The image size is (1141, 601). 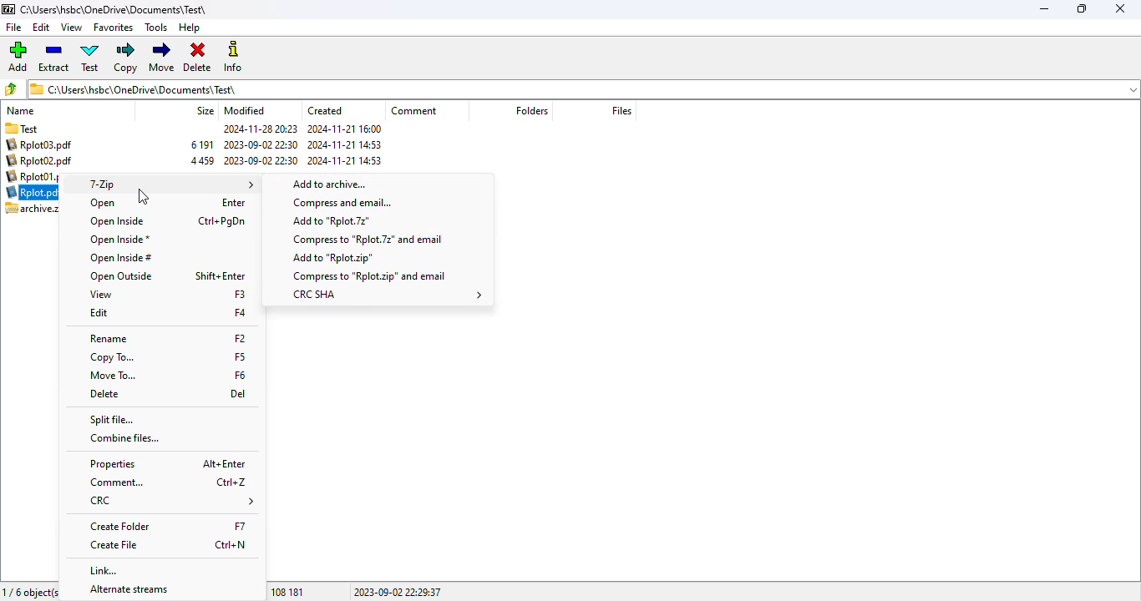 I want to click on close, so click(x=1122, y=9).